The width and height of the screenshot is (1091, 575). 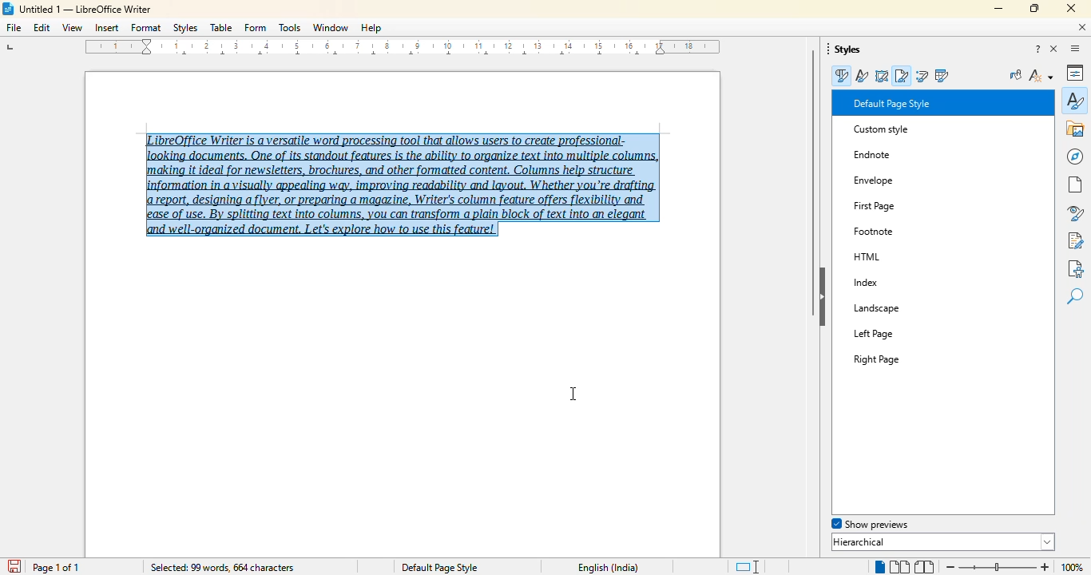 I want to click on table, so click(x=221, y=28).